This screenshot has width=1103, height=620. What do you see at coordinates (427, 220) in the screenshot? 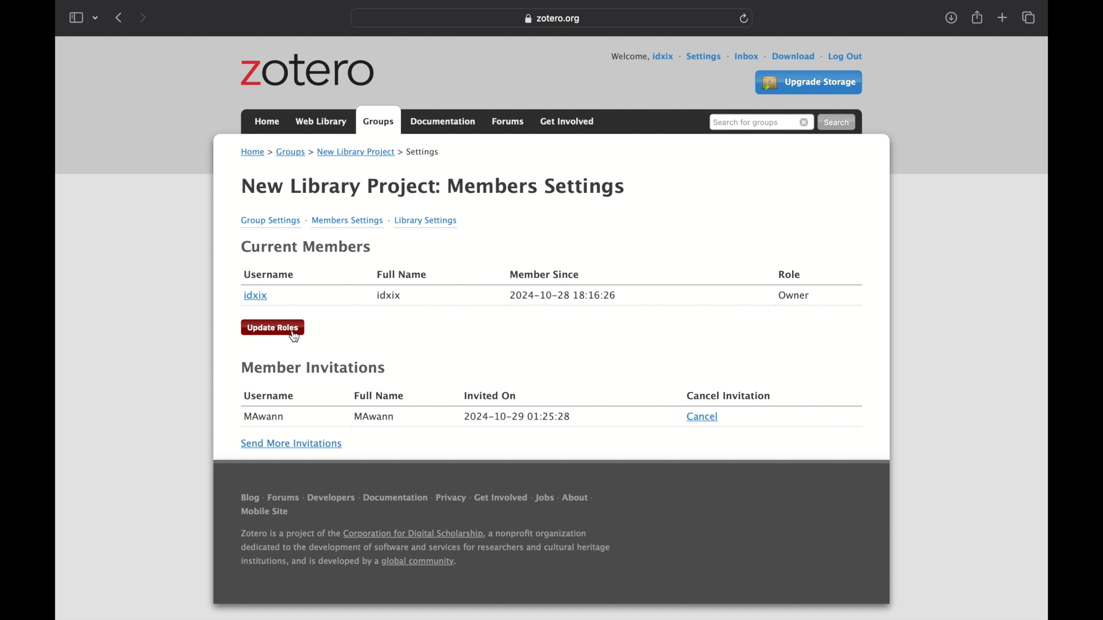
I see `library settings` at bounding box center [427, 220].